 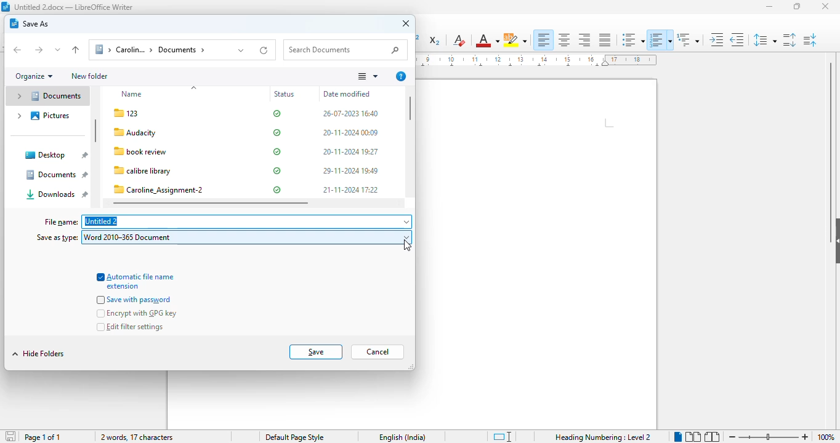 What do you see at coordinates (89, 76) in the screenshot?
I see `new folder` at bounding box center [89, 76].